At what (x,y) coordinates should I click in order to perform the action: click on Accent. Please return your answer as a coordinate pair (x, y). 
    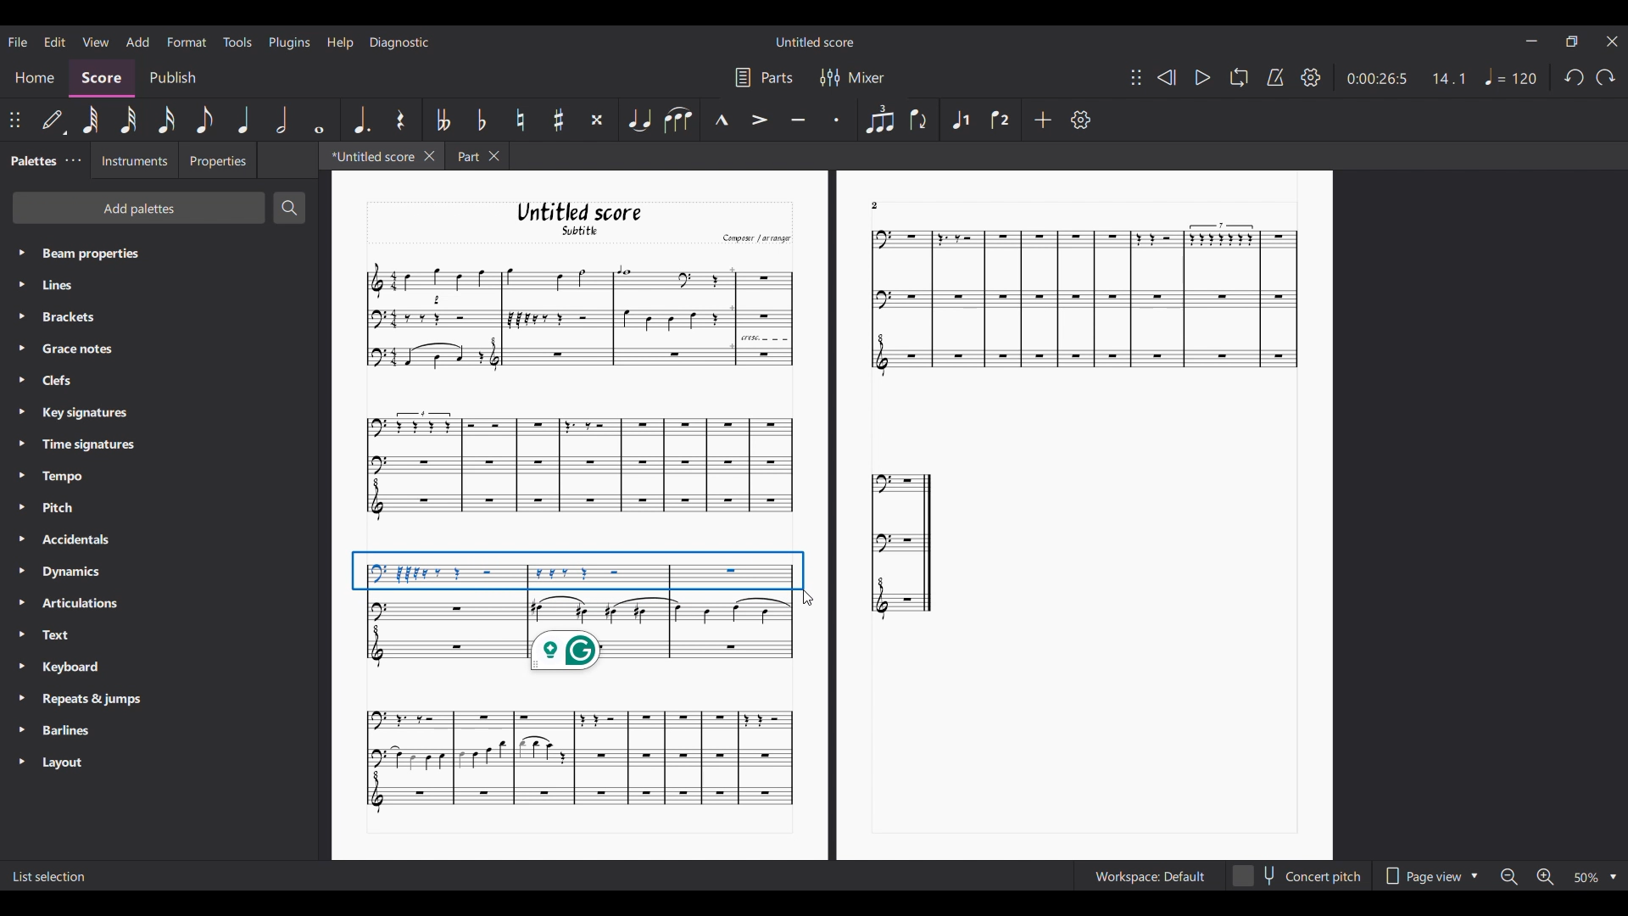
    Looking at the image, I should click on (759, 120).